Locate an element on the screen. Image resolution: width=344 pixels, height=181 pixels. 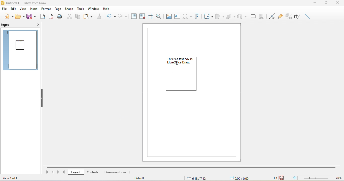
export is located at coordinates (44, 17).